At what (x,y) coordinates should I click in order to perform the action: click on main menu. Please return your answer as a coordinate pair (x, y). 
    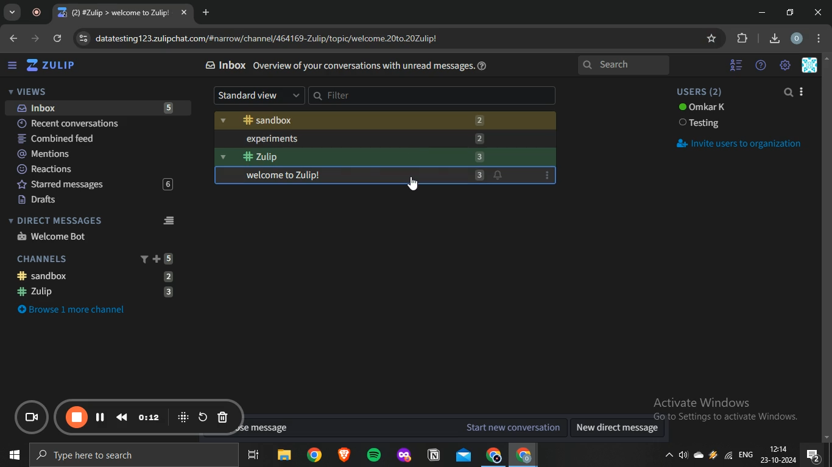
    Looking at the image, I should click on (786, 66).